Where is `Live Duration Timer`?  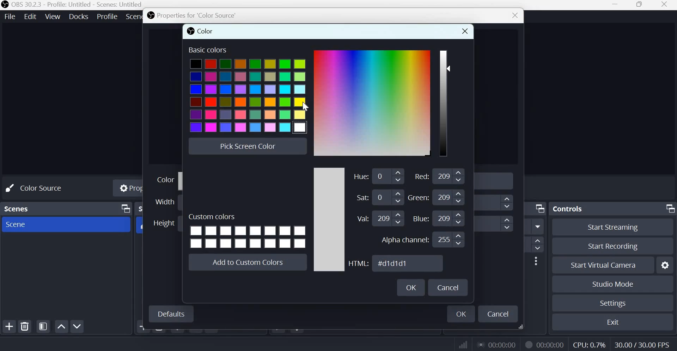 Live Duration Timer is located at coordinates (498, 344).